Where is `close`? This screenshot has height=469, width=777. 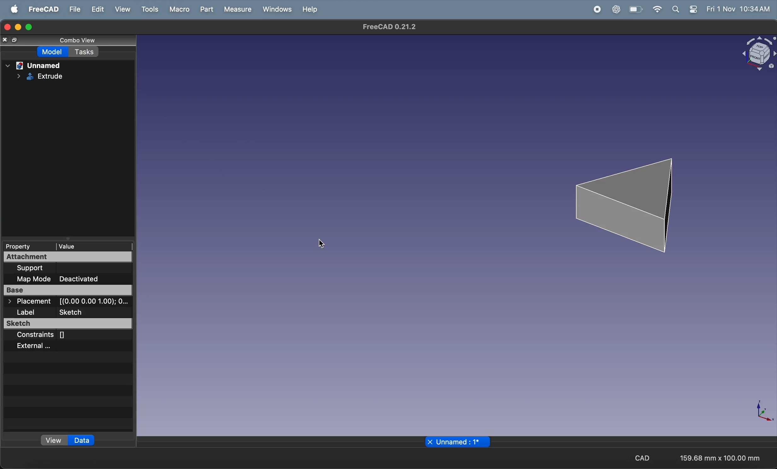 close is located at coordinates (5, 39).